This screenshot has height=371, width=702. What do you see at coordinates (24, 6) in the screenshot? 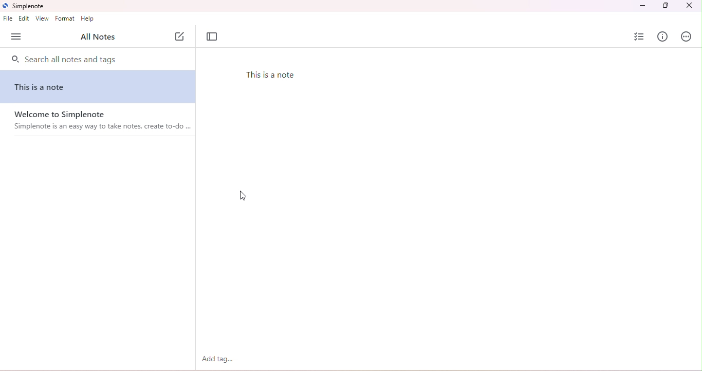
I see `simplenote` at bounding box center [24, 6].